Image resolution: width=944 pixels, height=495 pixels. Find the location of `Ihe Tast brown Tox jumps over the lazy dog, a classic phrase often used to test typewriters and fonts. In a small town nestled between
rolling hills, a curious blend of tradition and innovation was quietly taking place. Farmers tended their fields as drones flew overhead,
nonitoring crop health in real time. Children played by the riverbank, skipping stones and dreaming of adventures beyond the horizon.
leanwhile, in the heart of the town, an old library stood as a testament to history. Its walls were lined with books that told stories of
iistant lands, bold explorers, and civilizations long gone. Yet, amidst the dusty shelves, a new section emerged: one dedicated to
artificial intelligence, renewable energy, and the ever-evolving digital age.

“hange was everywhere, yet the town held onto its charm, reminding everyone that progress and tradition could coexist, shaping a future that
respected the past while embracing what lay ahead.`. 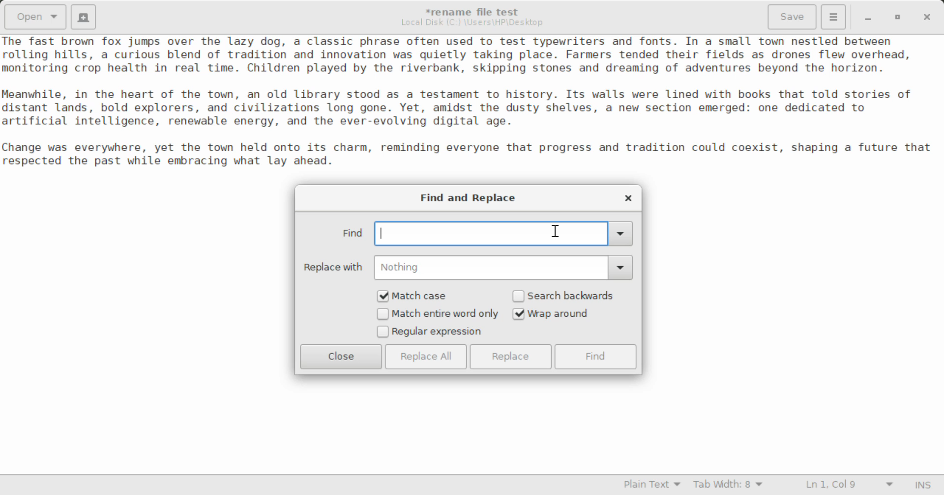

Ihe Tast brown Tox jumps over the lazy dog, a classic phrase often used to test typewriters and fonts. In a small town nestled between
rolling hills, a curious blend of tradition and innovation was quietly taking place. Farmers tended their fields as drones flew overhead,
nonitoring crop health in real time. Children played by the riverbank, skipping stones and dreaming of adventures beyond the horizon.
leanwhile, in the heart of the town, an old library stood as a testament to history. Its walls were lined with books that told stories of
iistant lands, bold explorers, and civilizations long gone. Yet, amidst the dusty shelves, a new section emerged: one dedicated to
artificial intelligence, renewable energy, and the ever-evolving digital age.

“hange was everywhere, yet the town held onto its charm, reminding everyone that progress and tradition could coexist, shaping a future that
respected the past while embracing what lay ahead. is located at coordinates (472, 103).